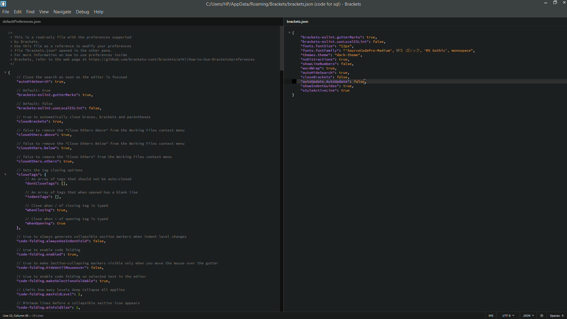 The height and width of the screenshot is (319, 567). What do you see at coordinates (554, 3) in the screenshot?
I see `maximize` at bounding box center [554, 3].